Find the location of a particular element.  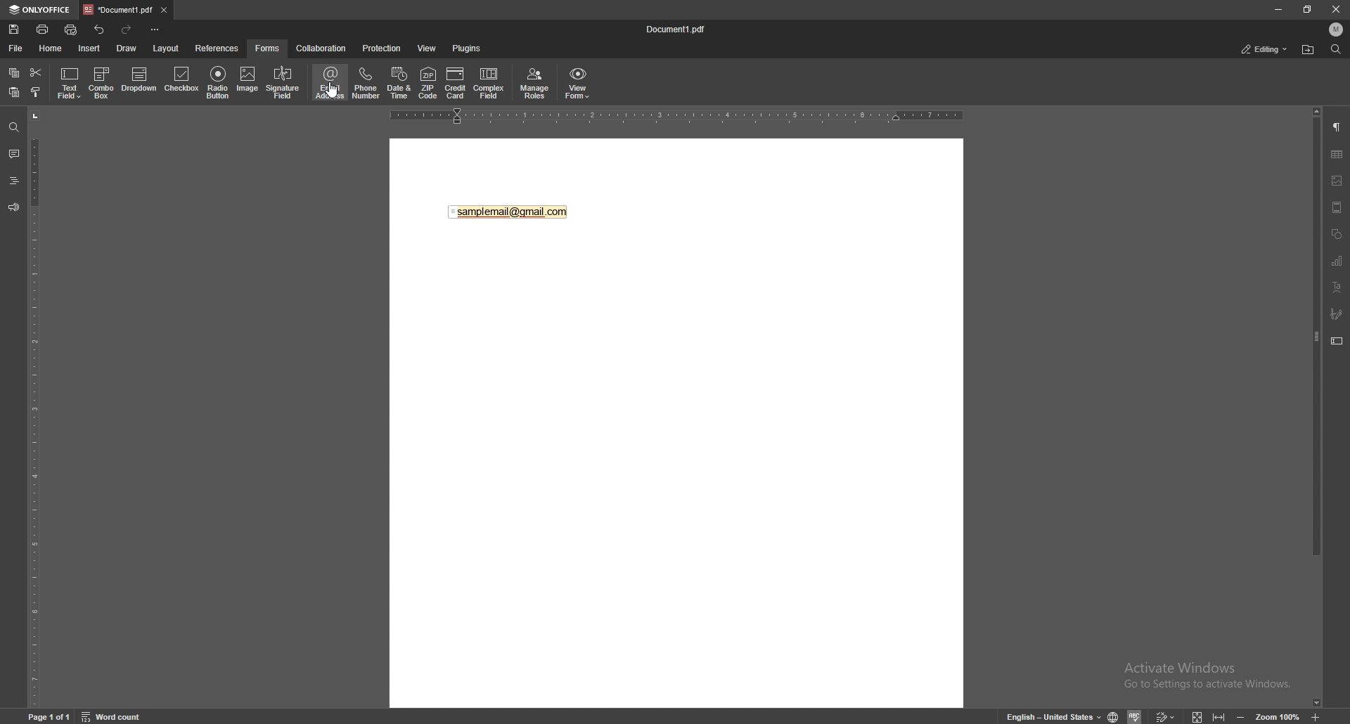

signature field is located at coordinates (283, 83).